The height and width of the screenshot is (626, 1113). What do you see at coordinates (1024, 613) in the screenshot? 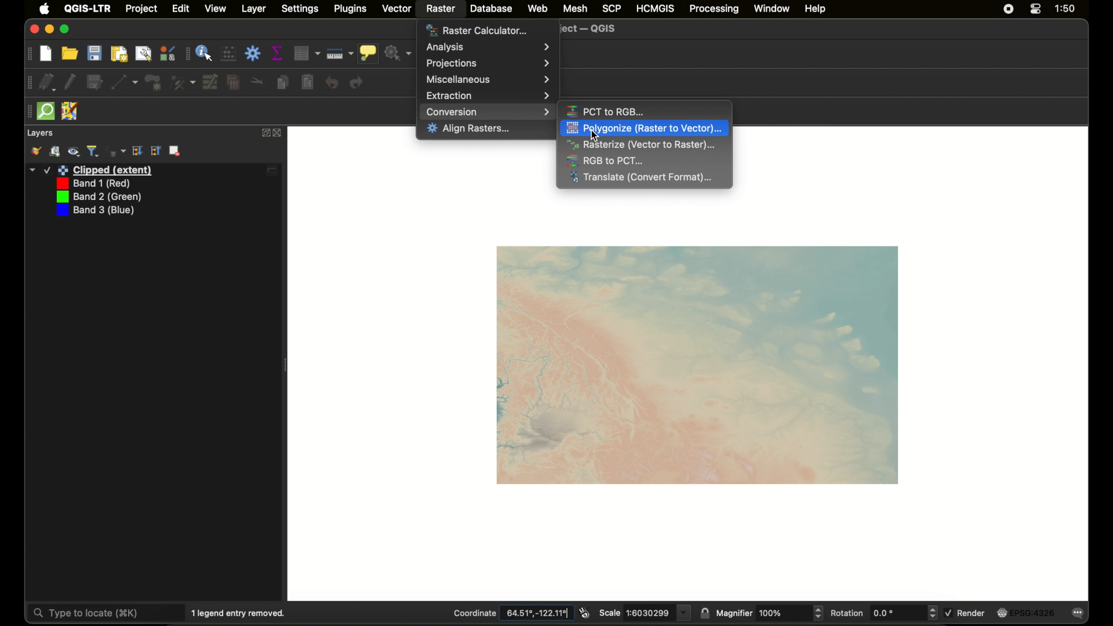
I see `current crs` at bounding box center [1024, 613].